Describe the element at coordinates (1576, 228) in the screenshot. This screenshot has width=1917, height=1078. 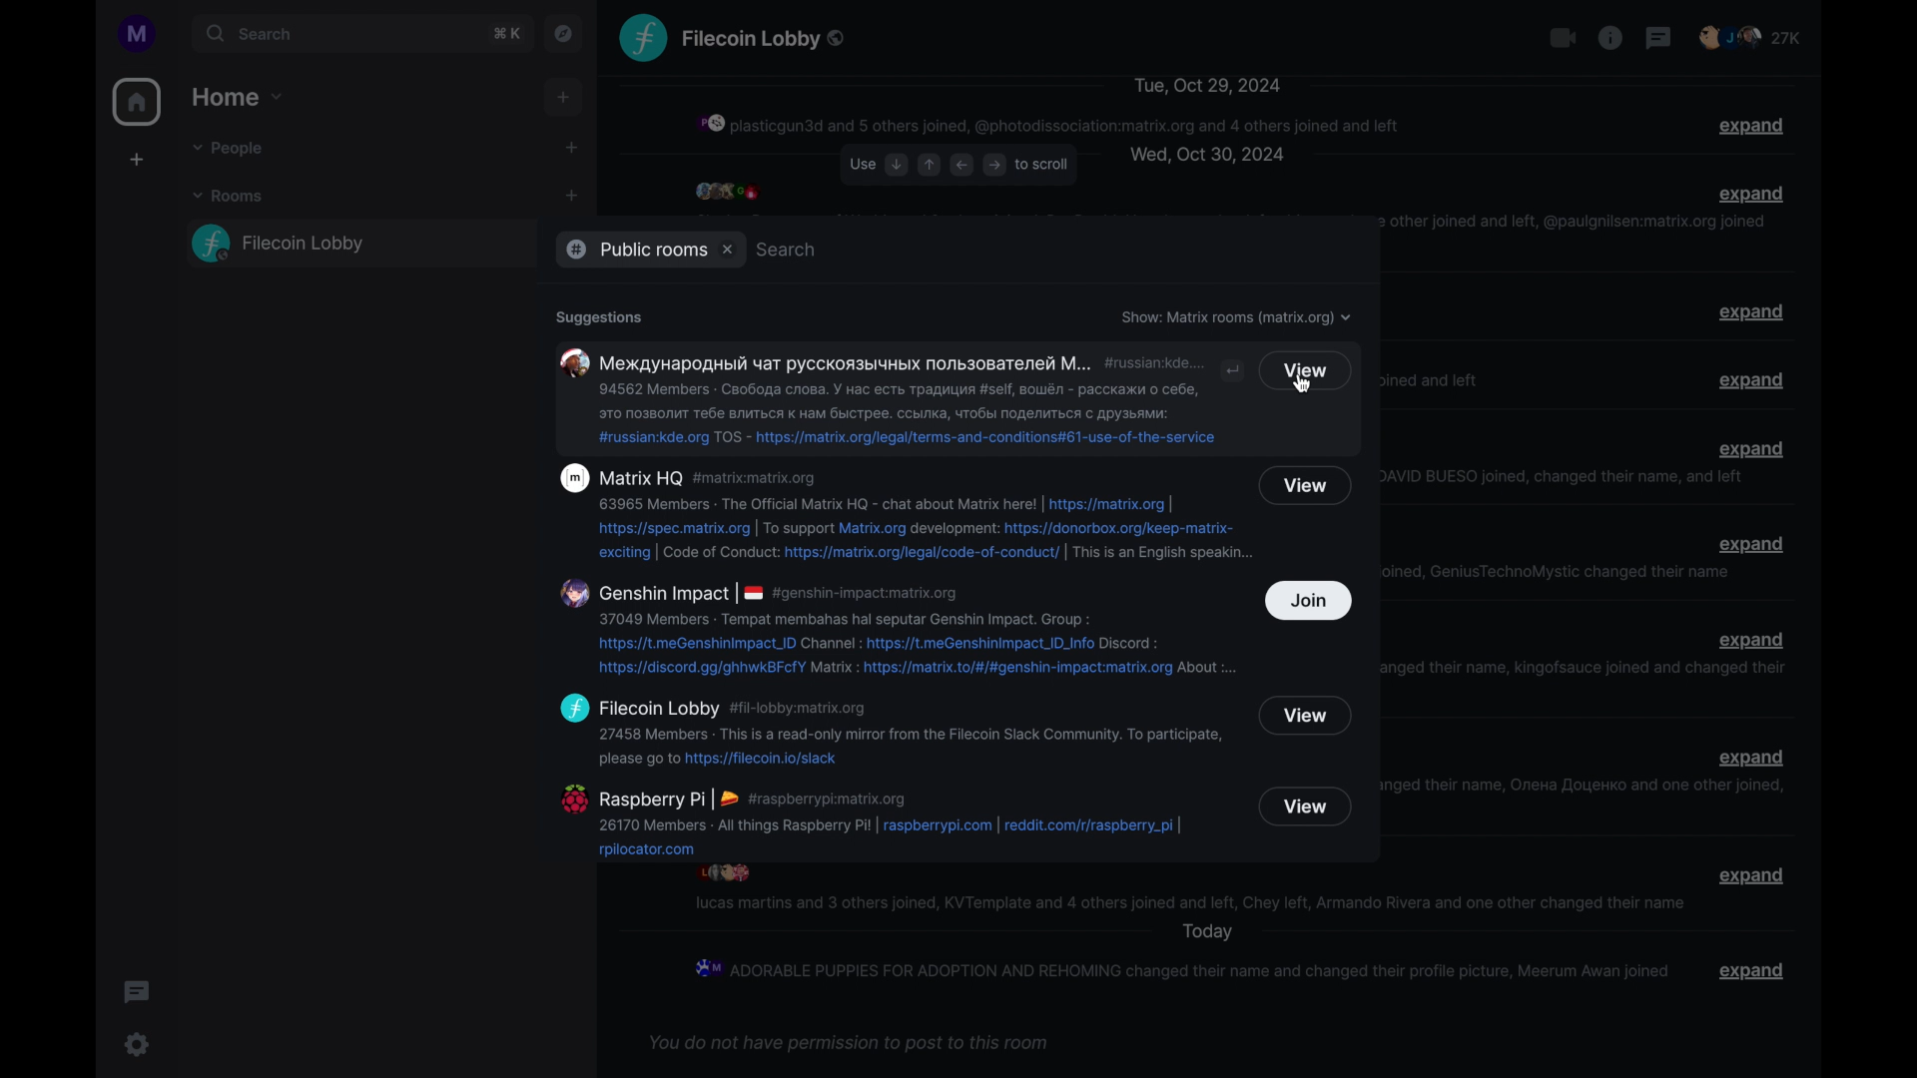
I see `Sloshy, Destroyer of Worlds and 2 others joined, BenDoubleU and one other left, ebicer and one other joined and left, @paulgnilsen:matrix.org joined
and joined and left, Andrew changed their name` at that location.